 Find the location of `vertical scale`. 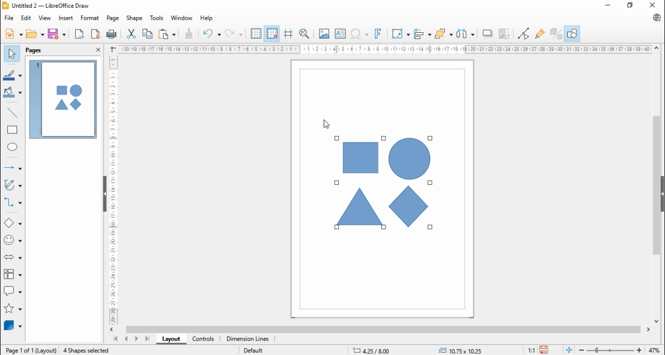

vertical scale is located at coordinates (112, 189).